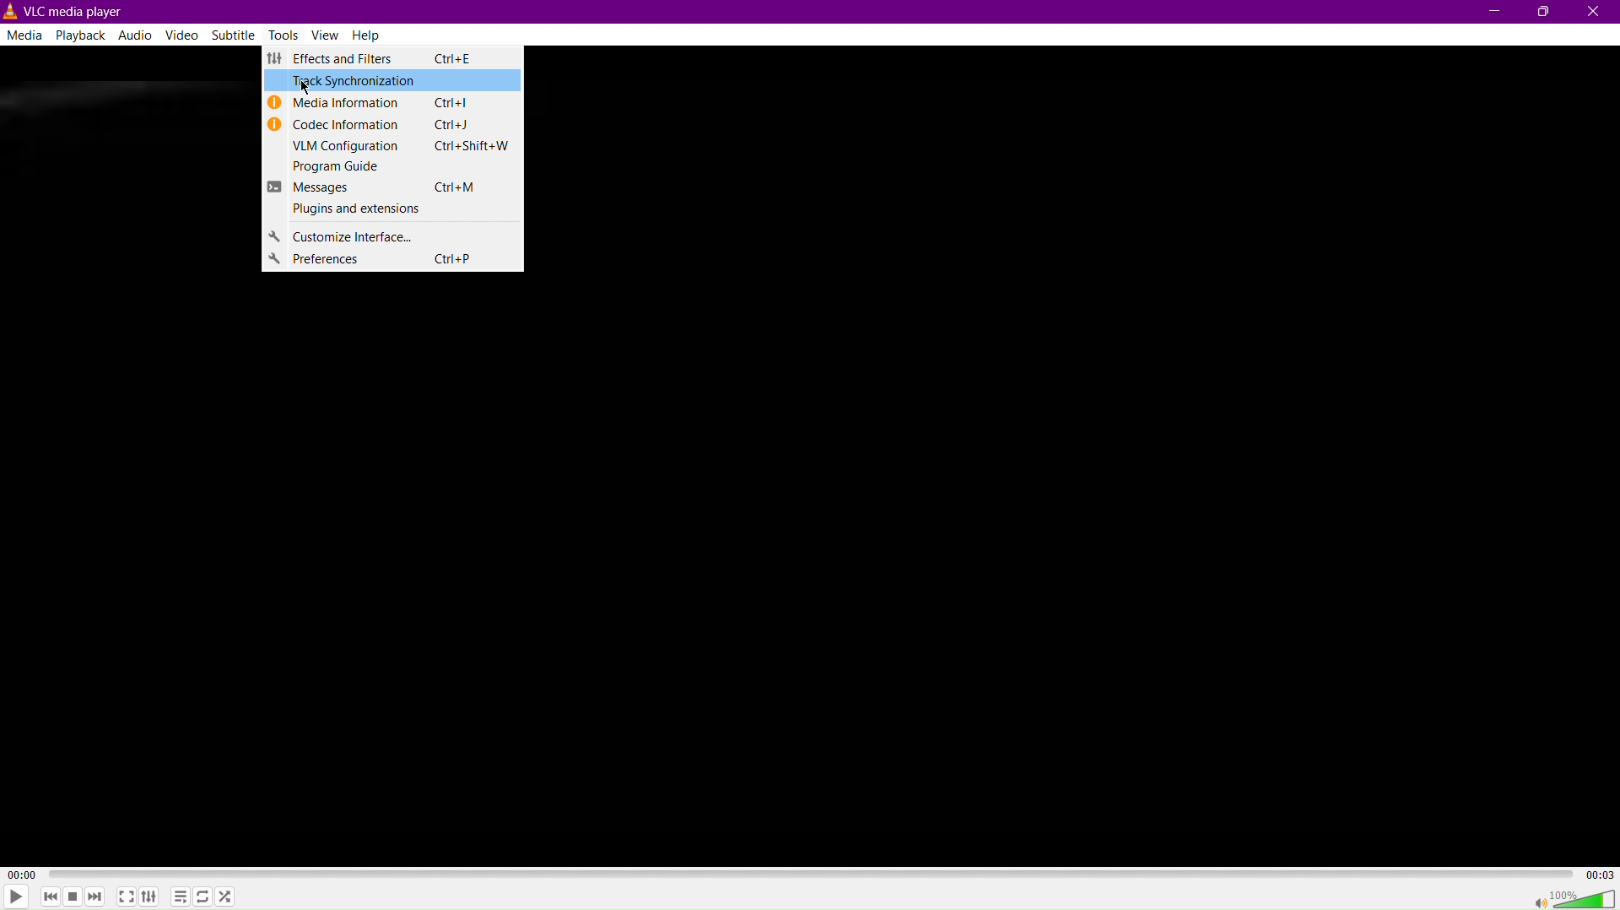  What do you see at coordinates (389, 169) in the screenshot?
I see `Program Guide` at bounding box center [389, 169].